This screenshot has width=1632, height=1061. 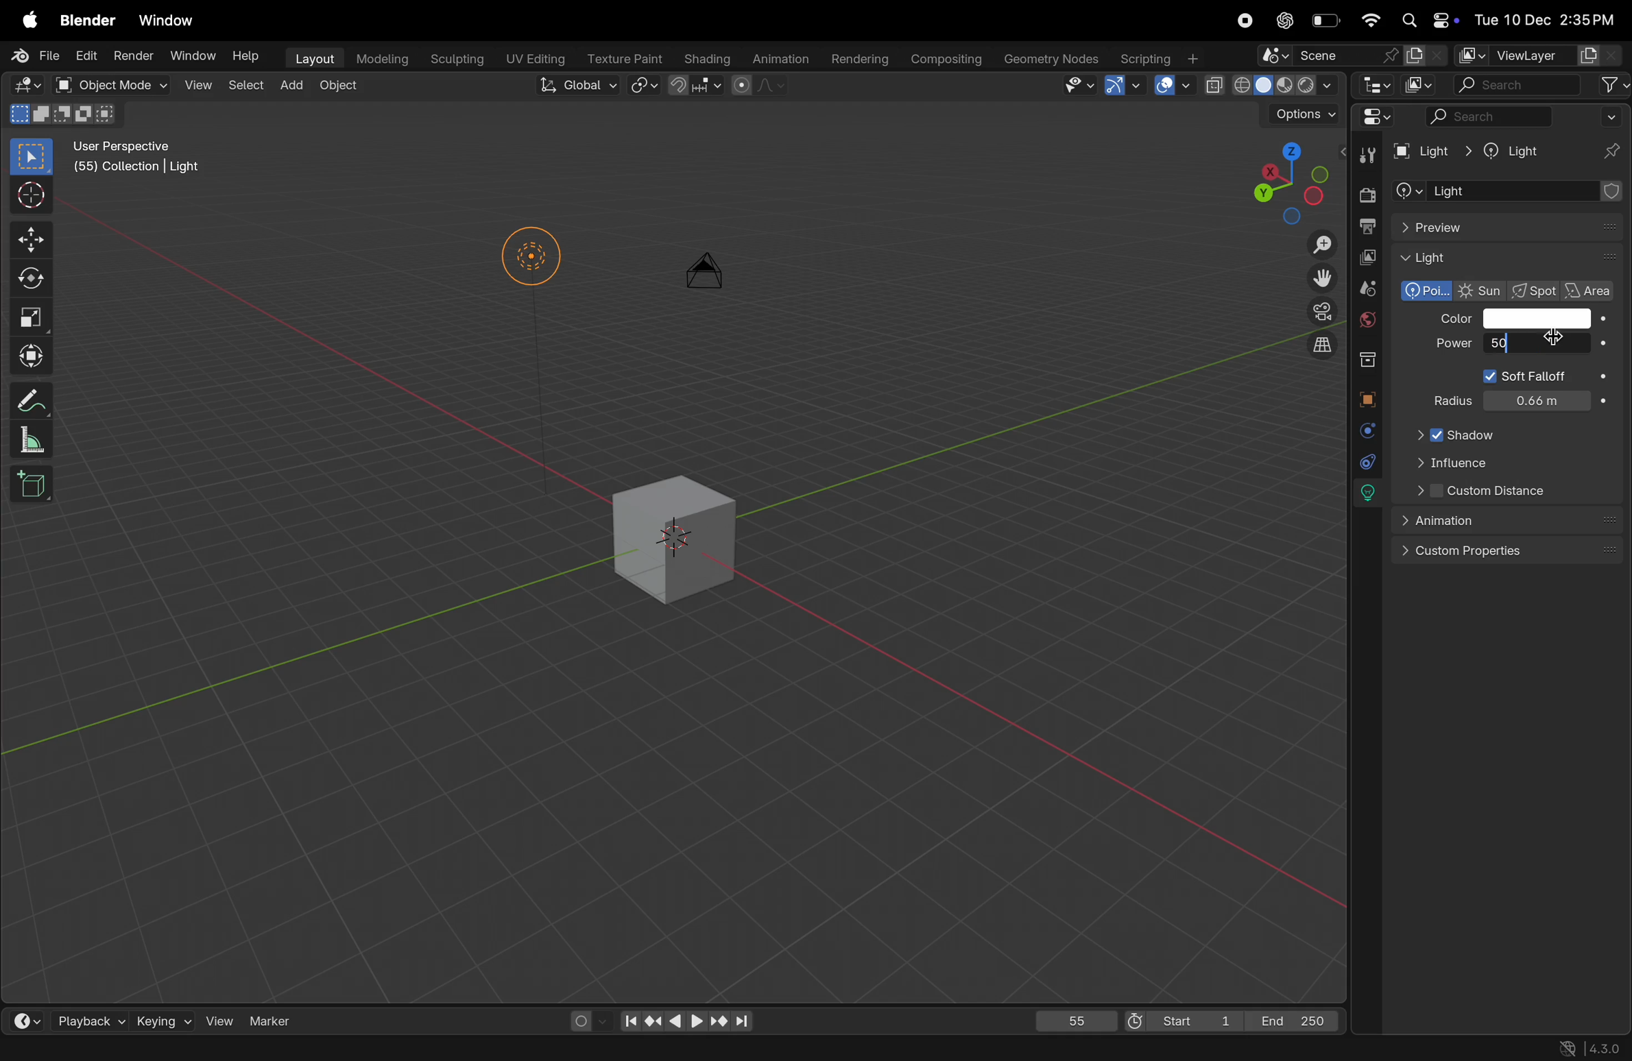 I want to click on rotate, so click(x=31, y=282).